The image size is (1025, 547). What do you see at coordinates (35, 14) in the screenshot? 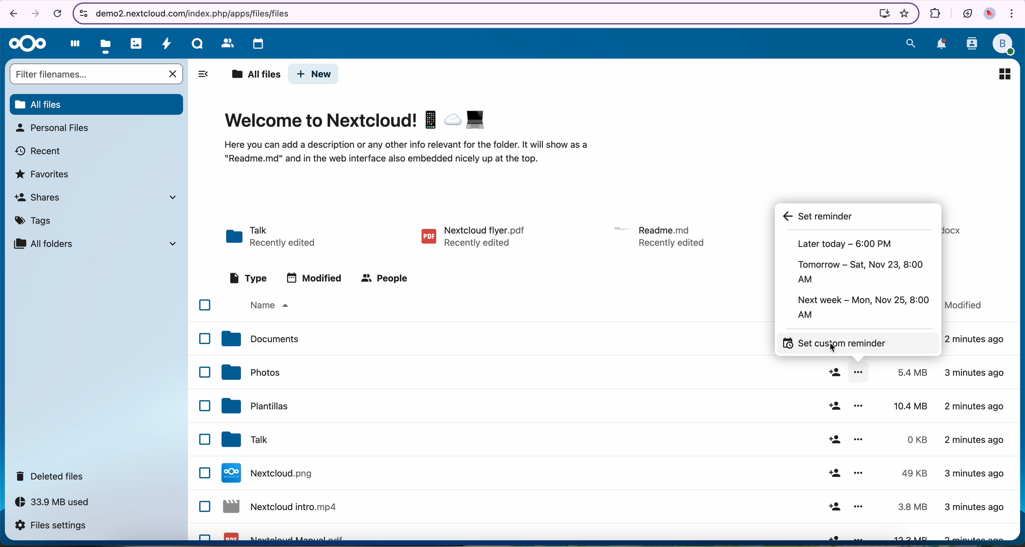
I see `navigate foward` at bounding box center [35, 14].